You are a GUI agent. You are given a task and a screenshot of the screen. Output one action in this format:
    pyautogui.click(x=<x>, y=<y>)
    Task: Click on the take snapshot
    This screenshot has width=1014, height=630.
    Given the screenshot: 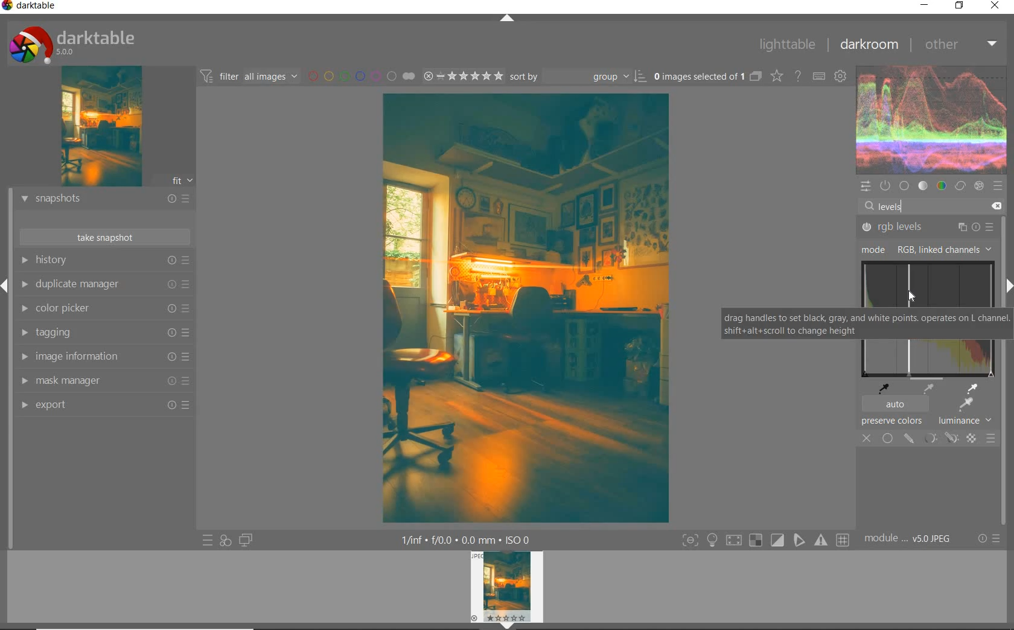 What is the action you would take?
    pyautogui.click(x=106, y=237)
    